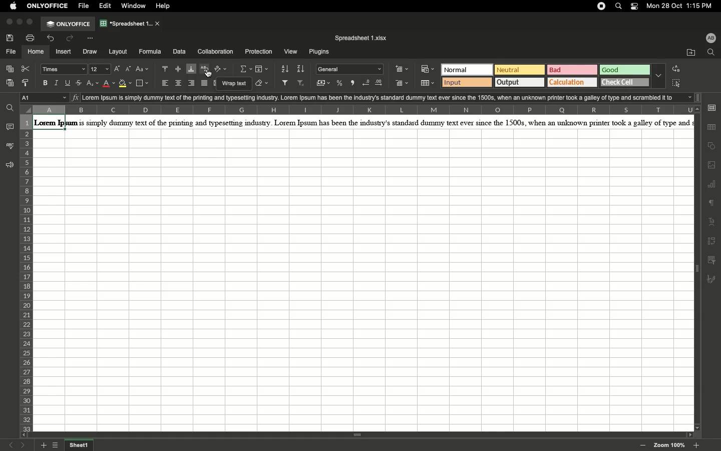  Describe the element at coordinates (688, 433) in the screenshot. I see `move right` at that location.